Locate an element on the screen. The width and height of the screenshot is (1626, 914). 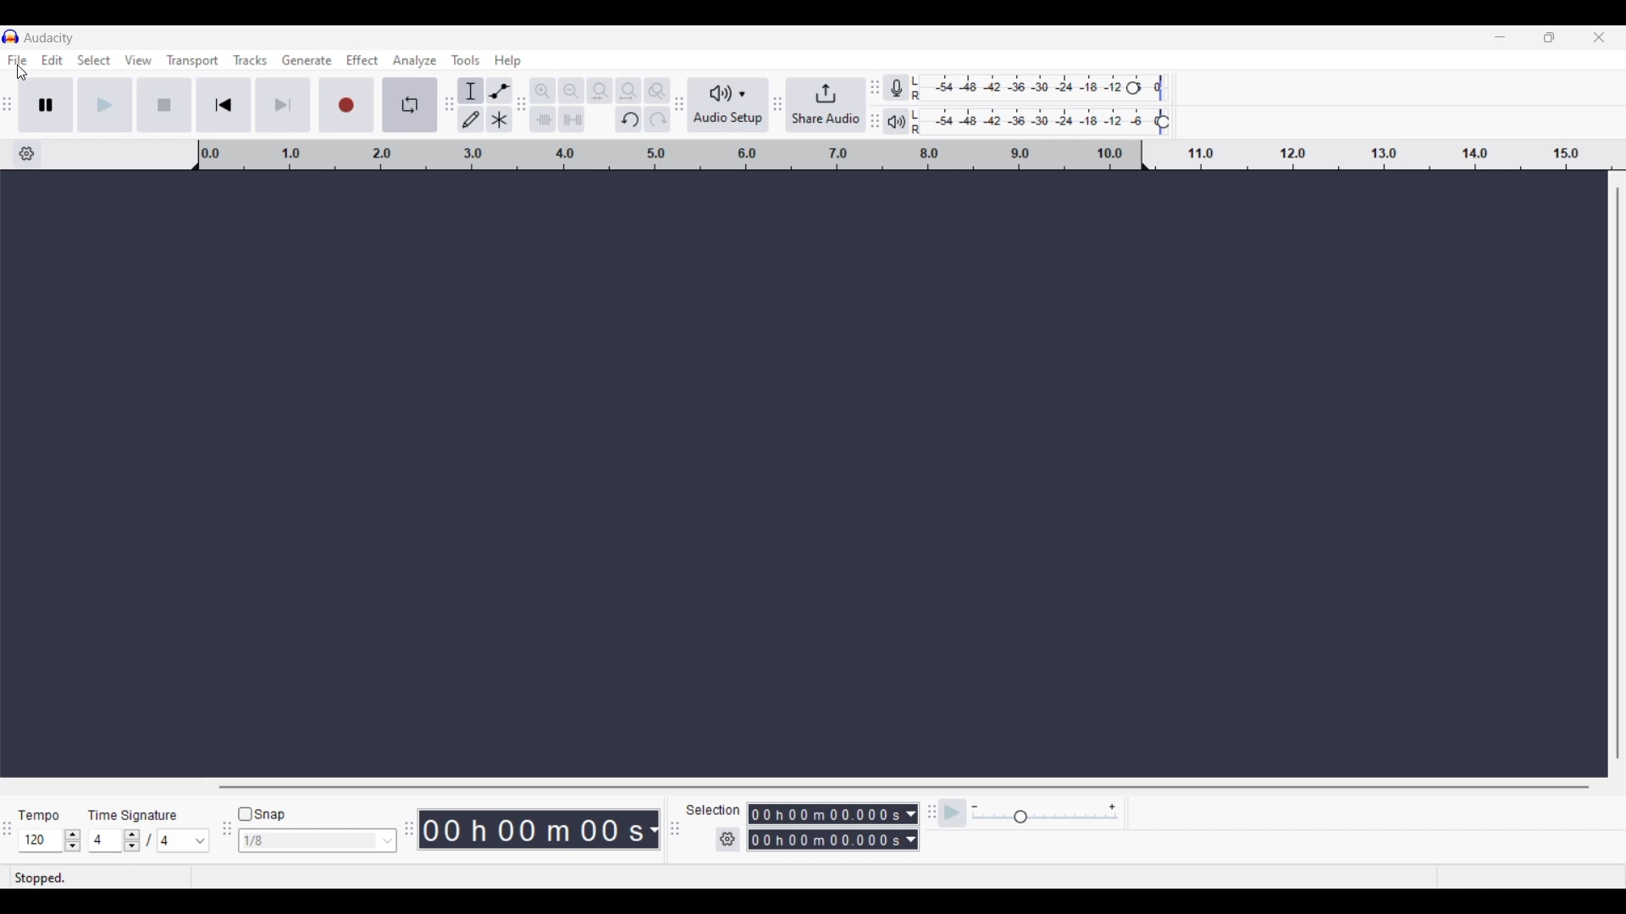
Playback meter is located at coordinates (907, 121).